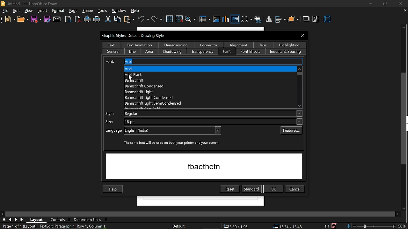 Image resolution: width=408 pixels, height=229 pixels. Describe the element at coordinates (22, 19) in the screenshot. I see `open` at that location.